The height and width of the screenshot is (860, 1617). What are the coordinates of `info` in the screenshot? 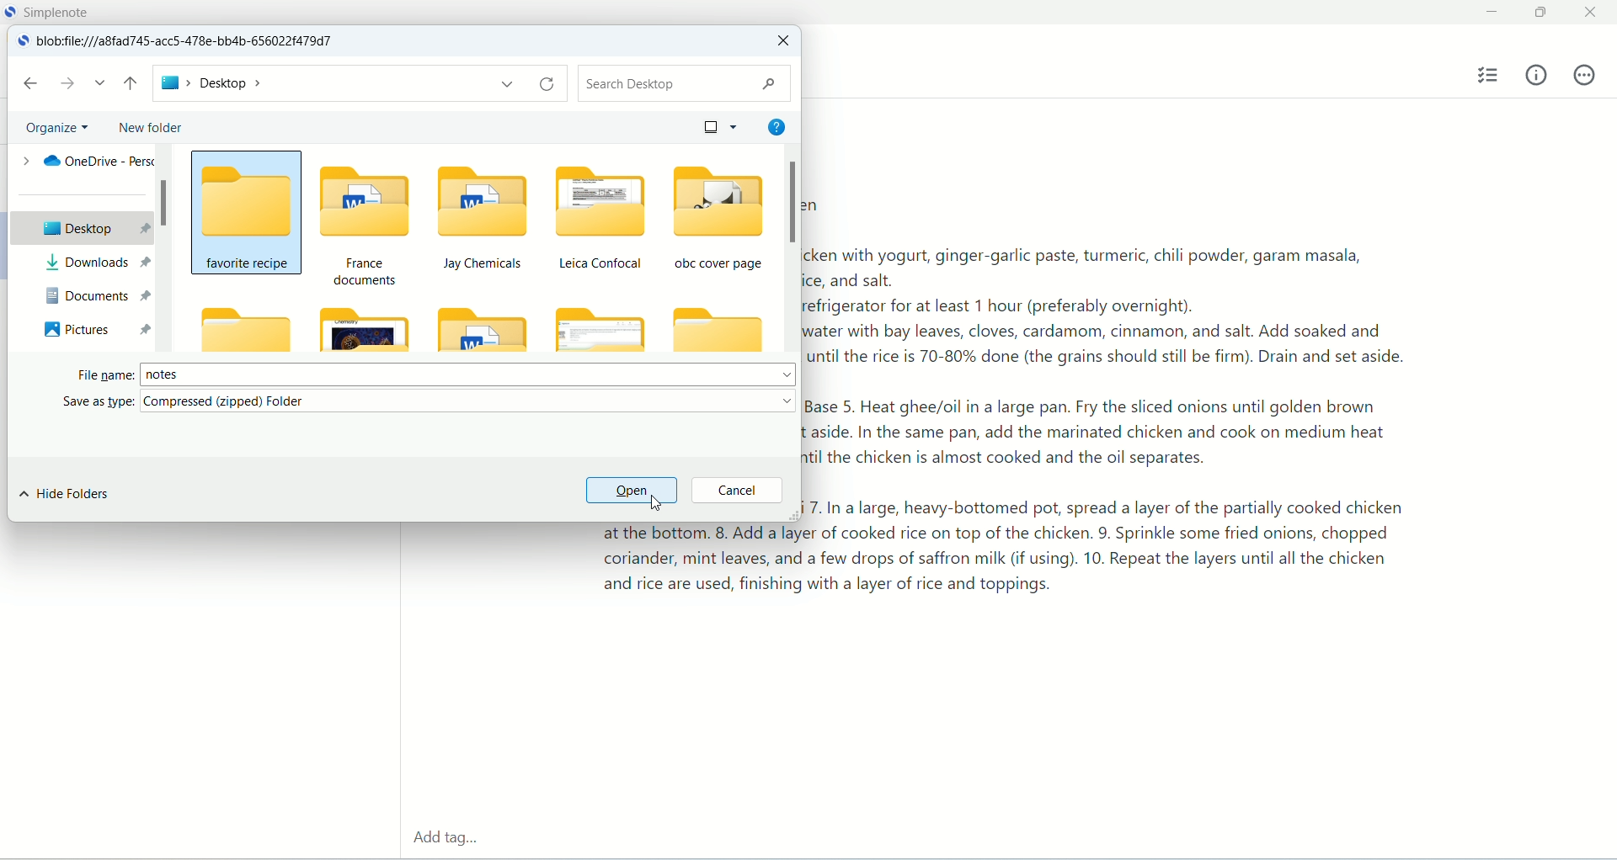 It's located at (1537, 74).